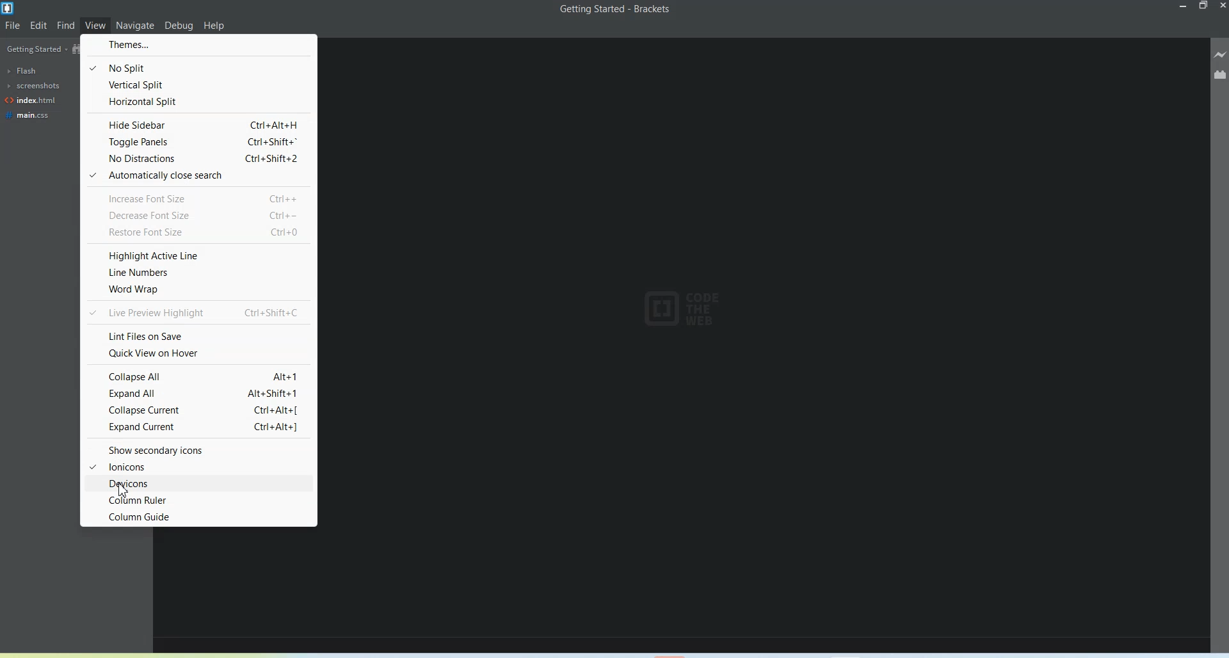 The height and width of the screenshot is (658, 1229). I want to click on cursor, so click(128, 488).